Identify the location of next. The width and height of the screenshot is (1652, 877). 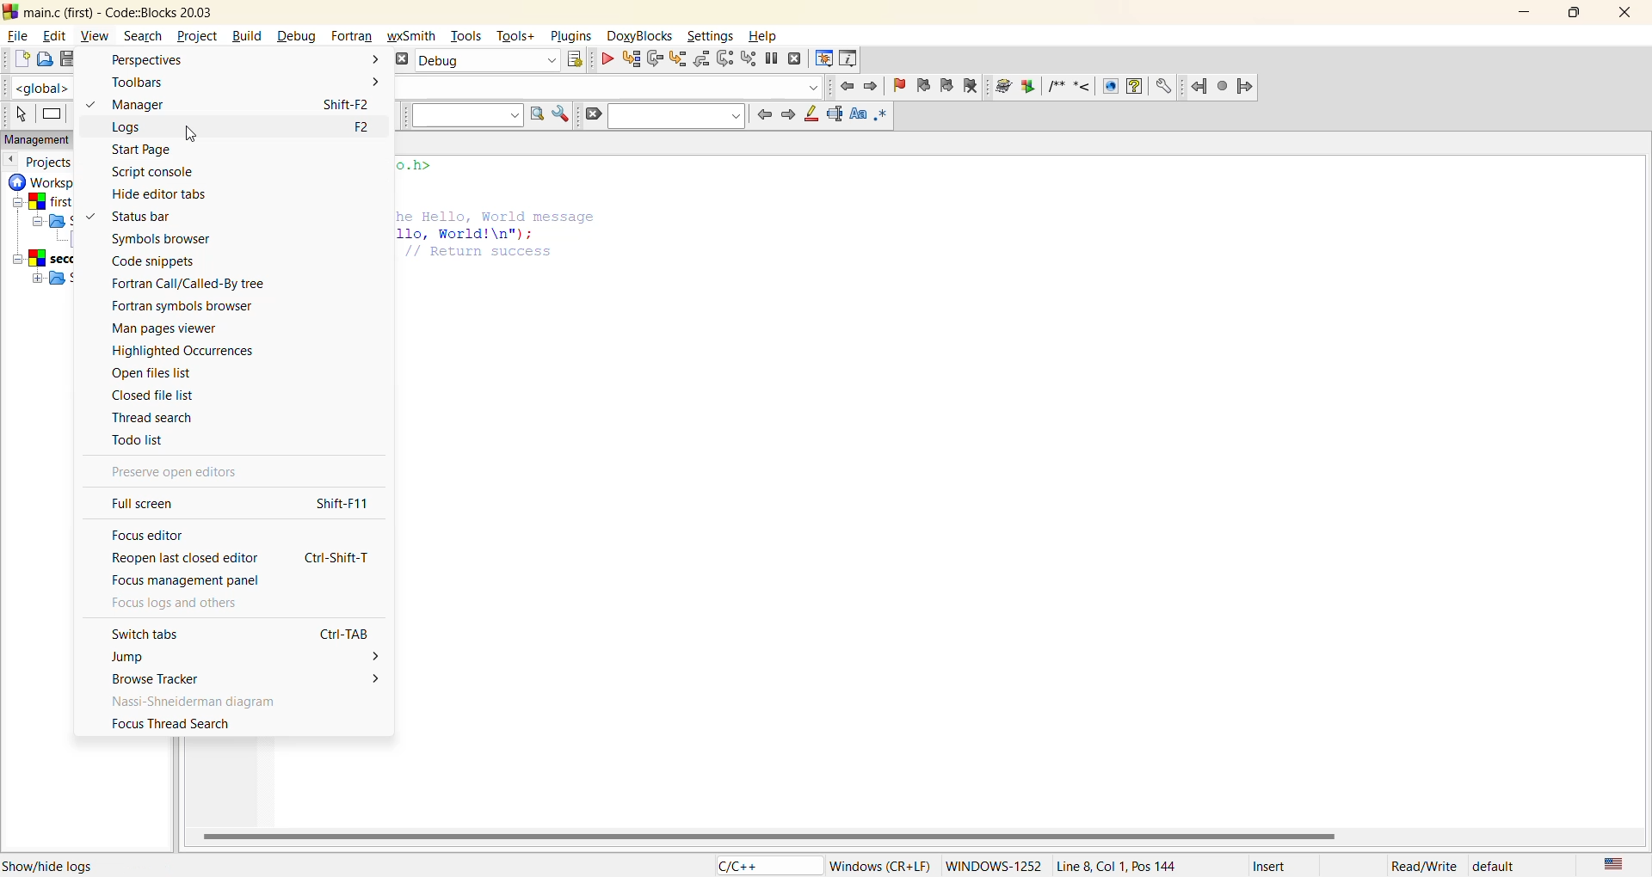
(787, 115).